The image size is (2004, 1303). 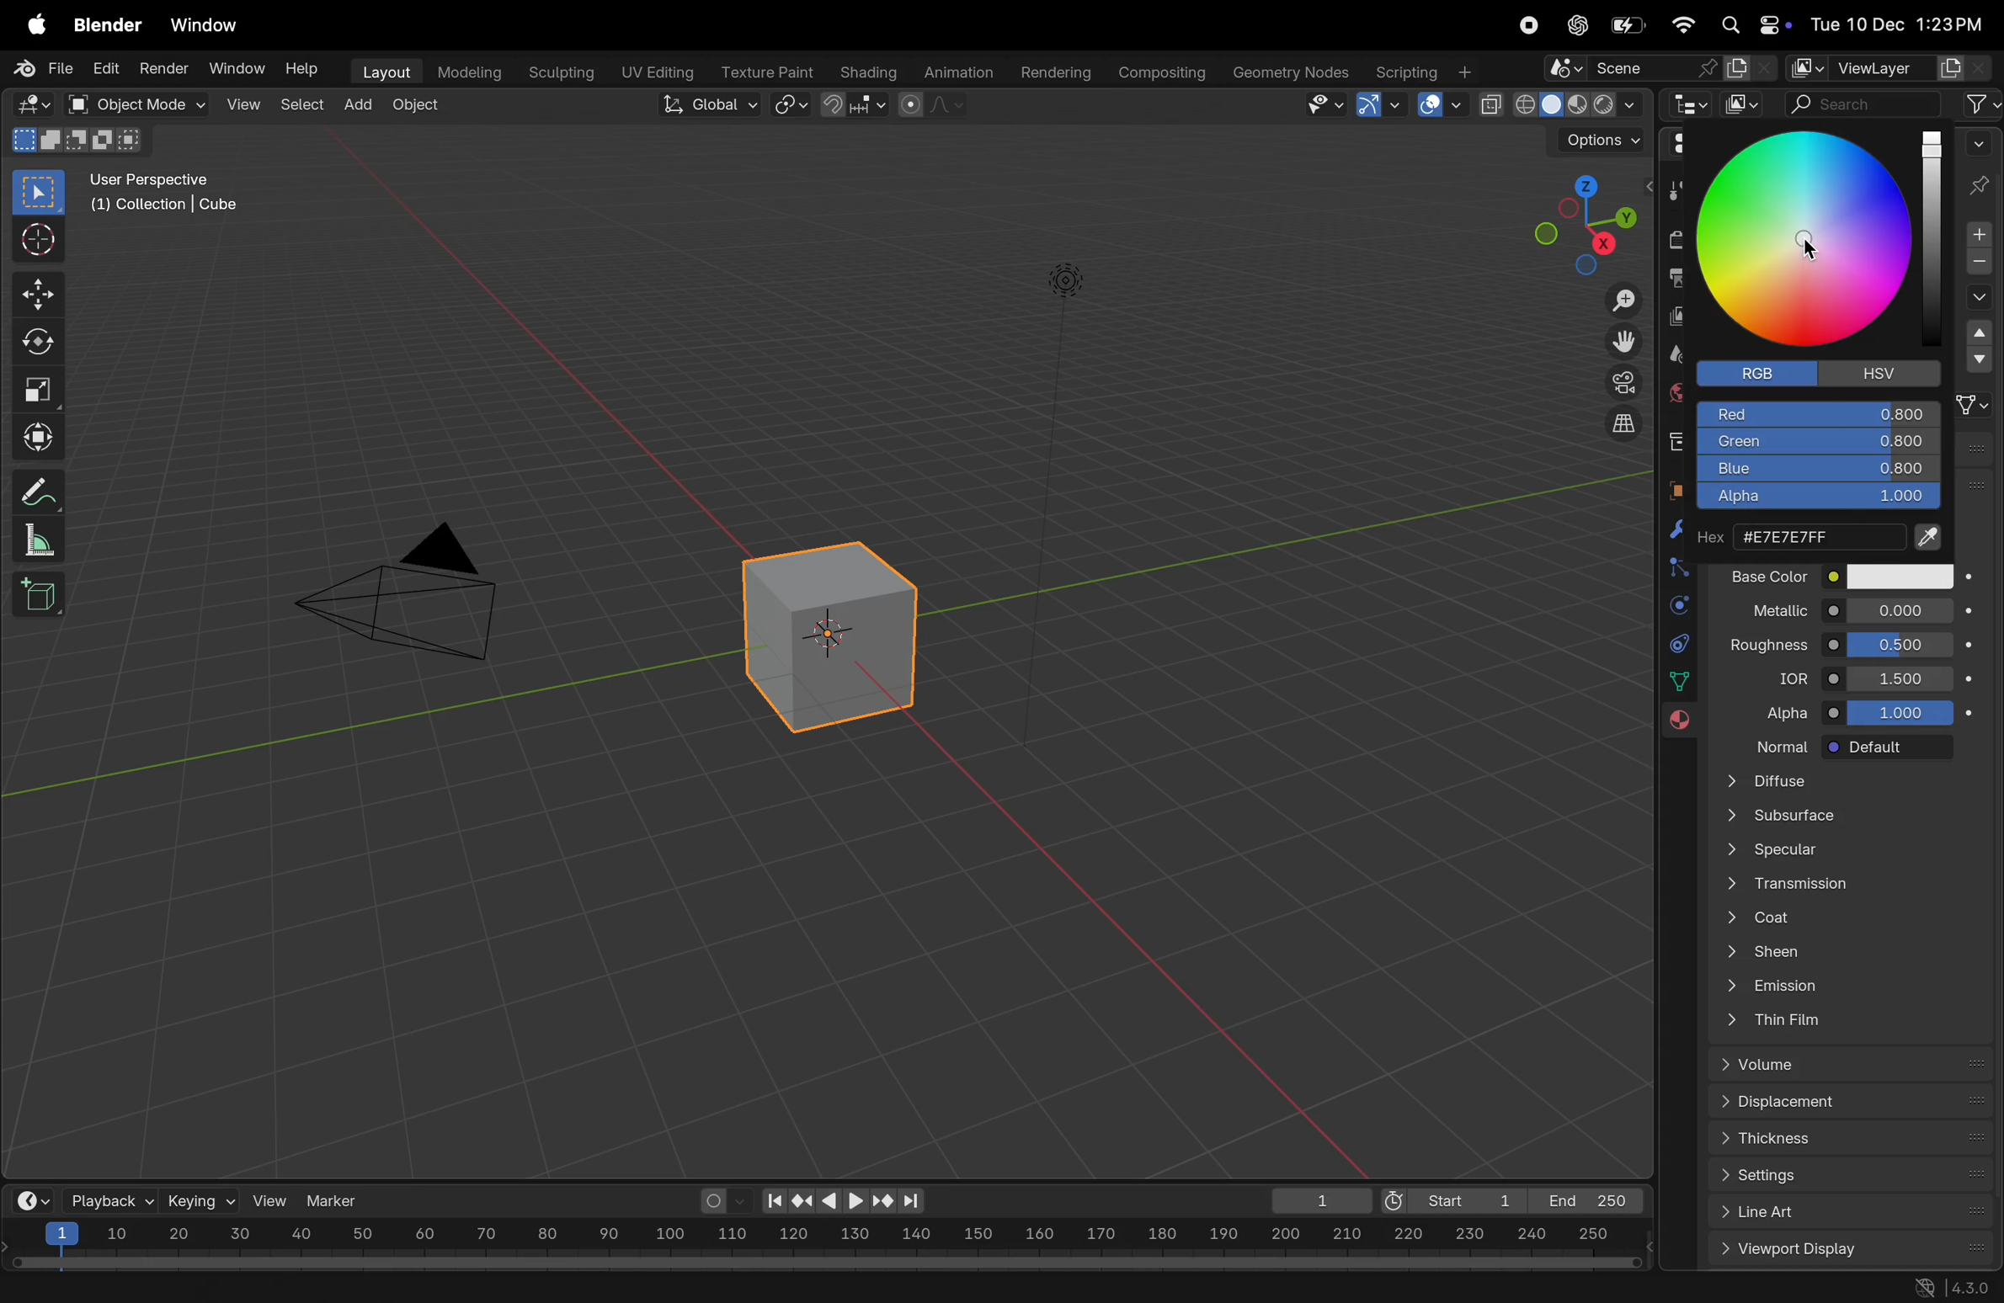 What do you see at coordinates (844, 1203) in the screenshot?
I see `play back controls` at bounding box center [844, 1203].